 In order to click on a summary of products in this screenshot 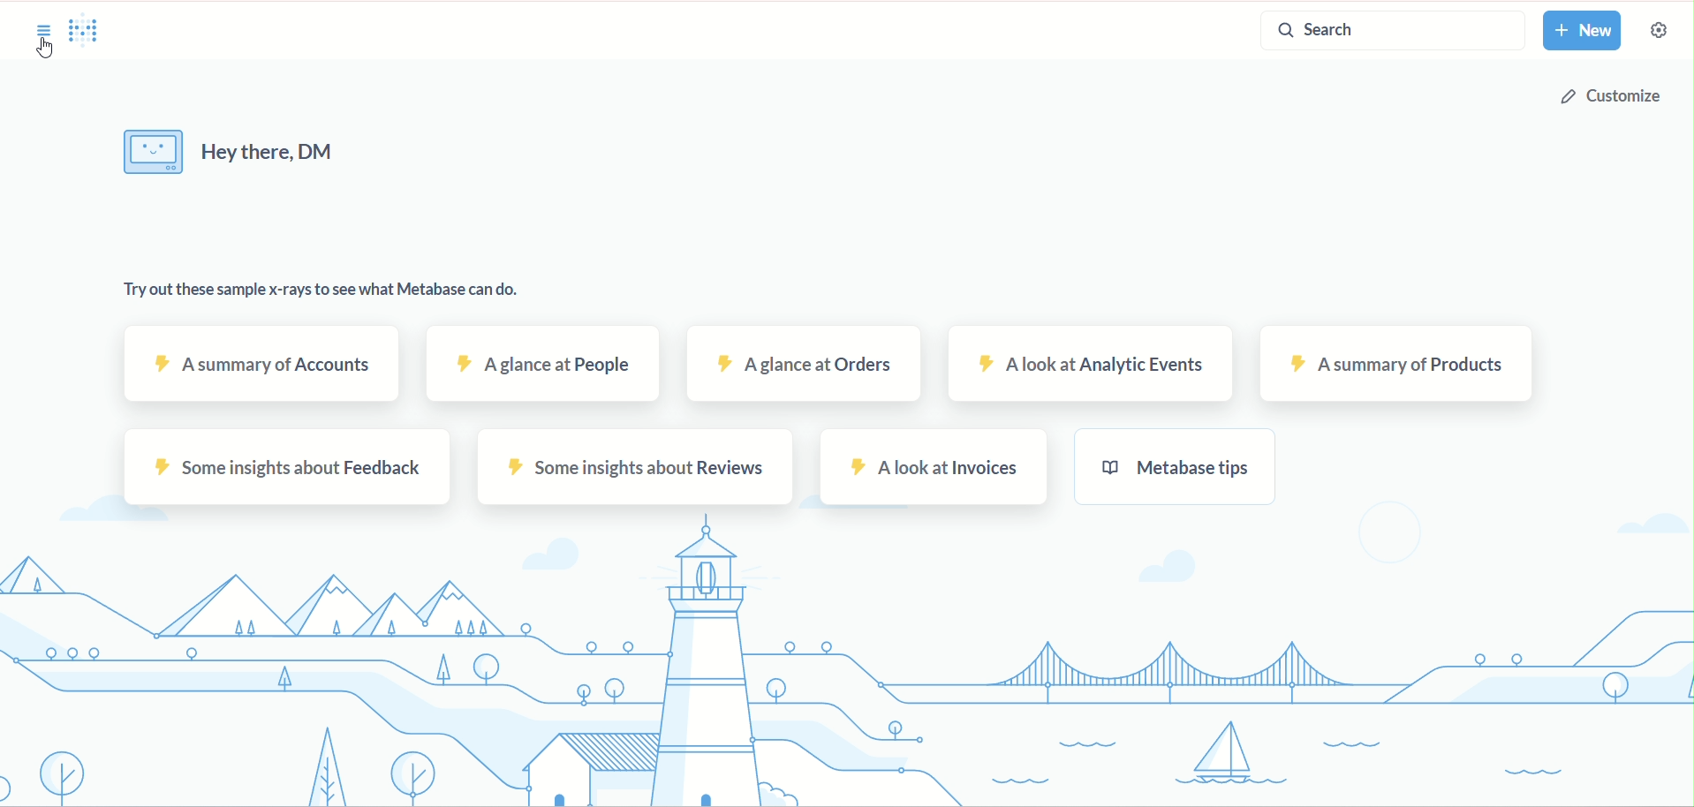, I will do `click(1394, 365)`.